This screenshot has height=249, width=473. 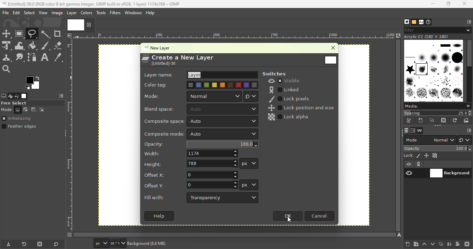 I want to click on Fuzzy select tool, so click(x=46, y=34).